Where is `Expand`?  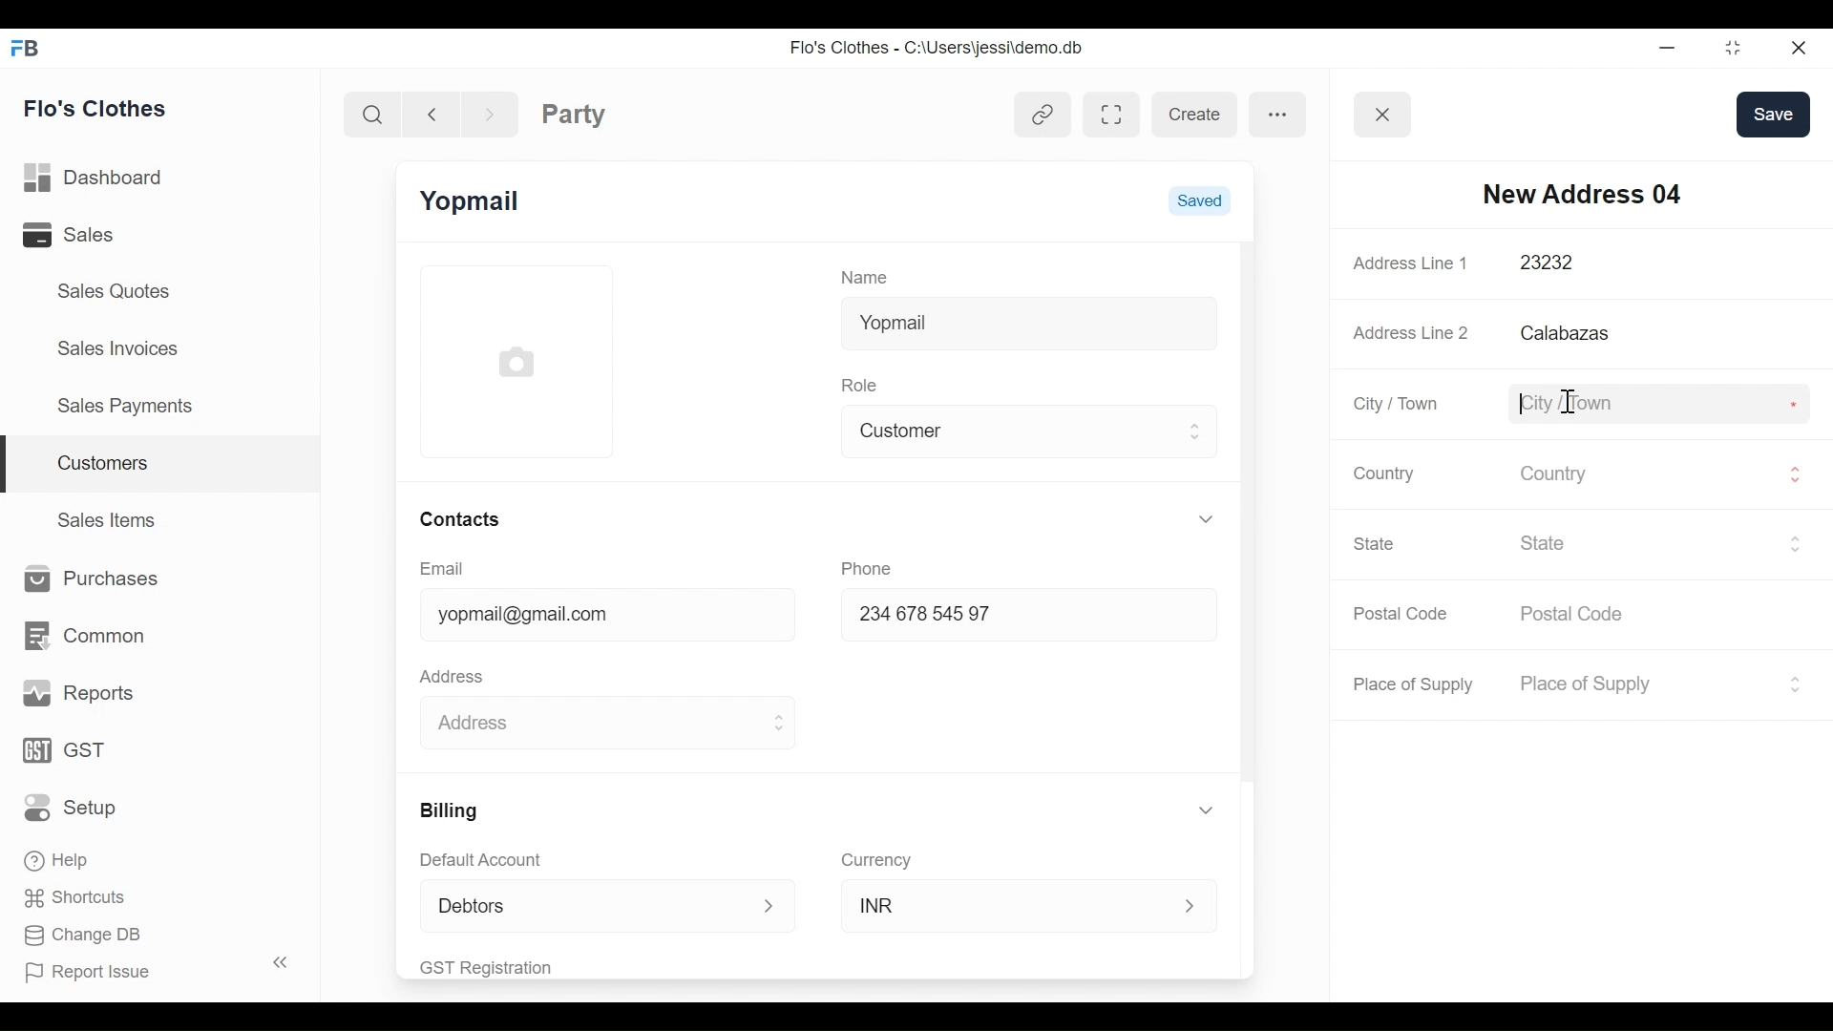
Expand is located at coordinates (1197, 431).